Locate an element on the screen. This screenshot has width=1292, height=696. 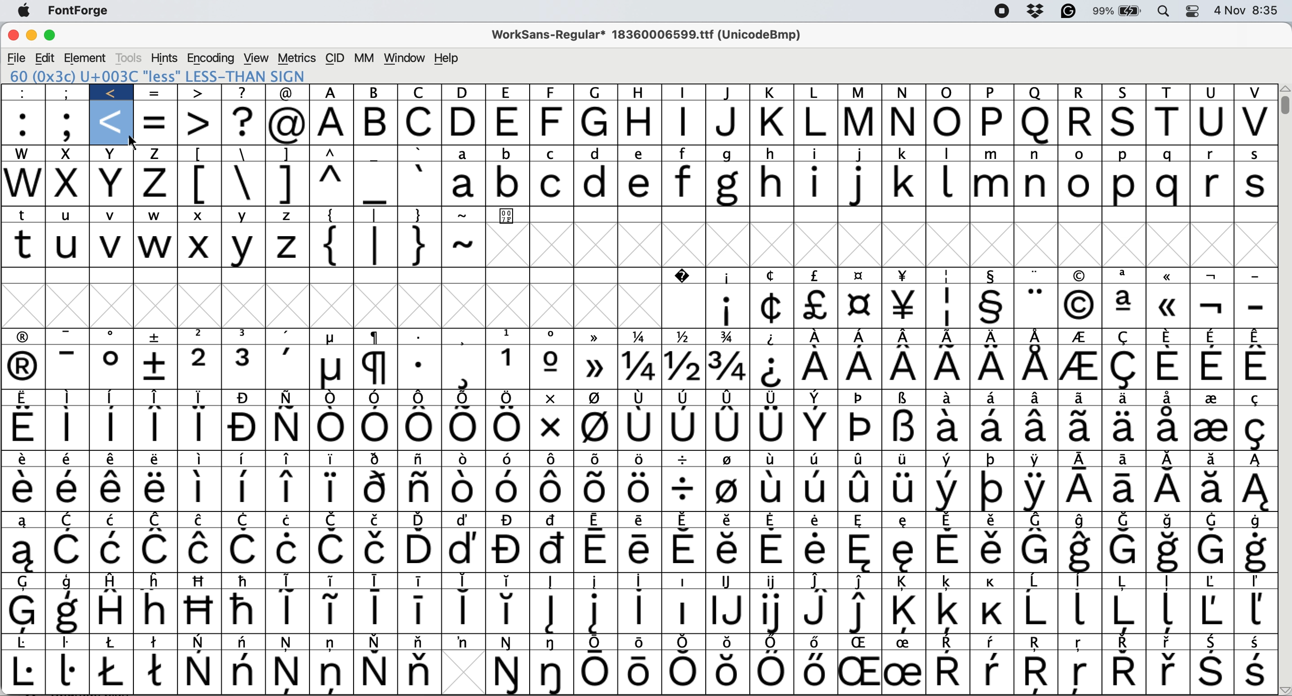
Symbol is located at coordinates (1168, 520).